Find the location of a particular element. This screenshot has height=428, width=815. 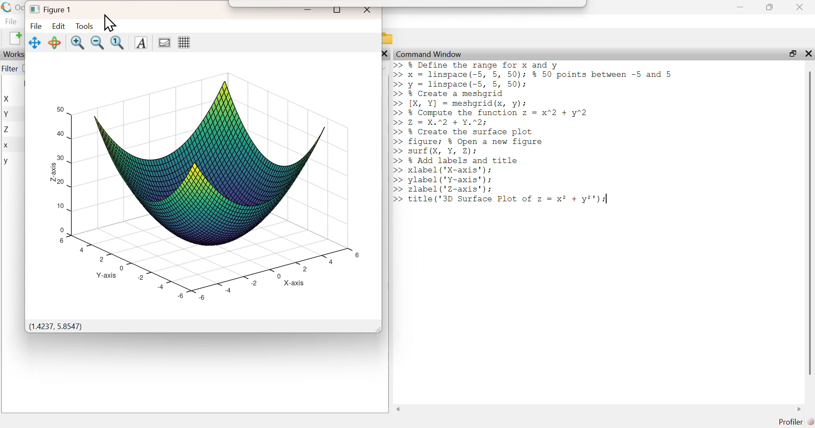

minimize is located at coordinates (740, 7).